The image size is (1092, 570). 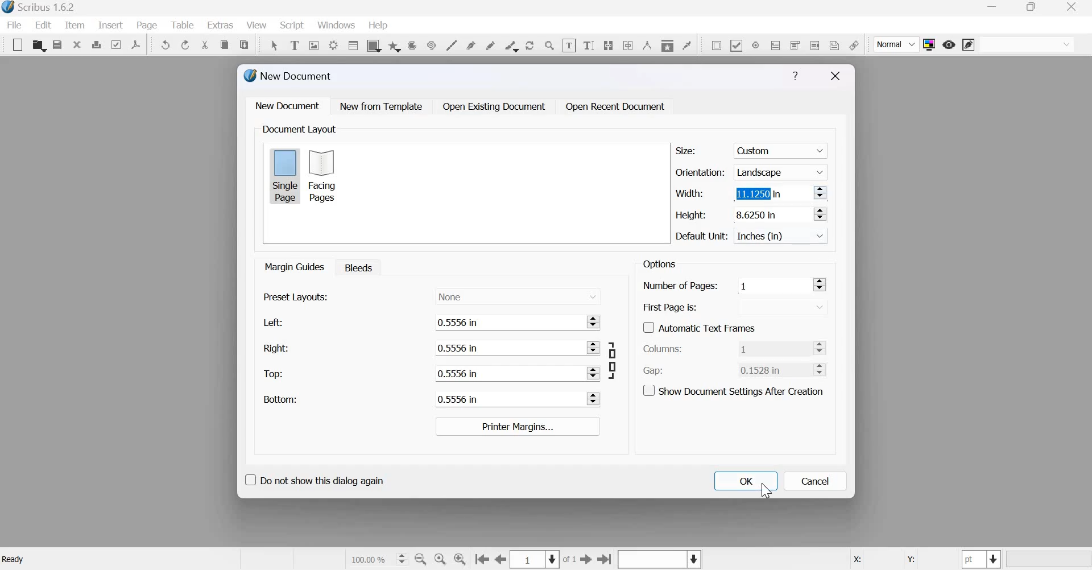 What do you see at coordinates (529, 44) in the screenshot?
I see `rotate item` at bounding box center [529, 44].